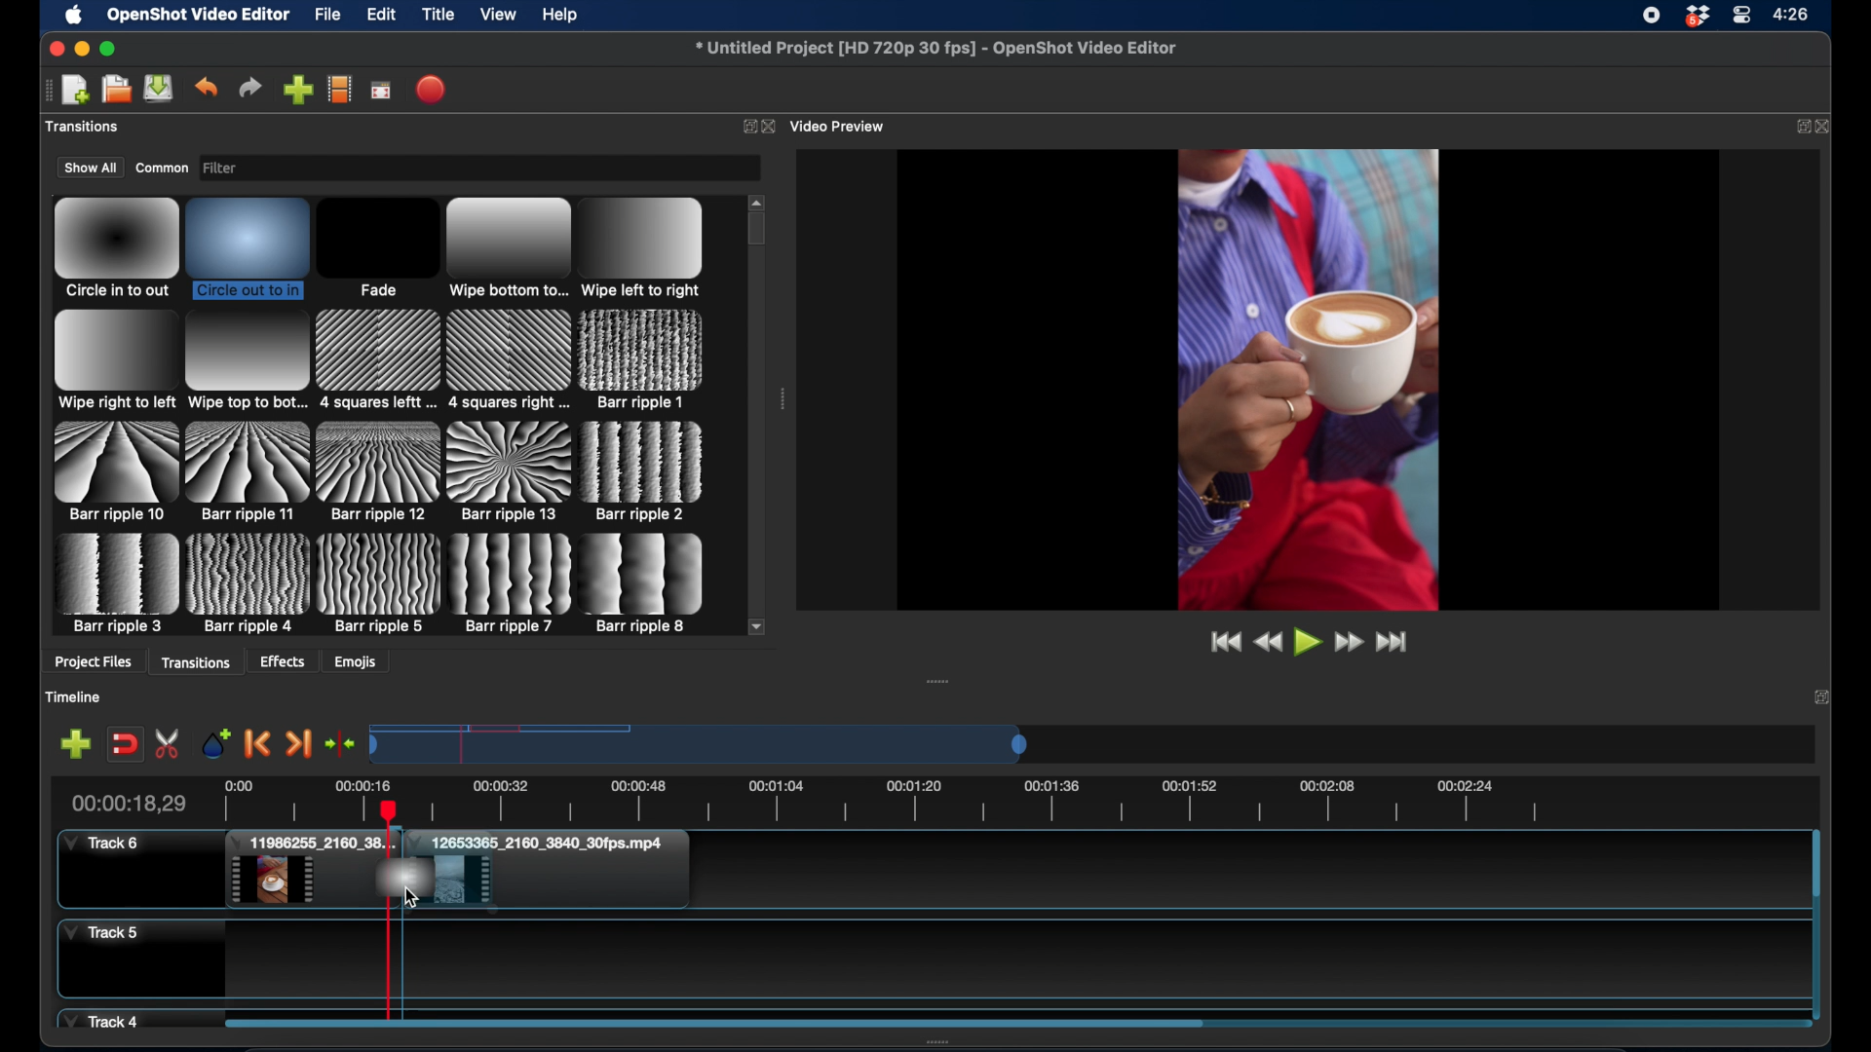  What do you see at coordinates (298, 743) in the screenshot?
I see `next marker` at bounding box center [298, 743].